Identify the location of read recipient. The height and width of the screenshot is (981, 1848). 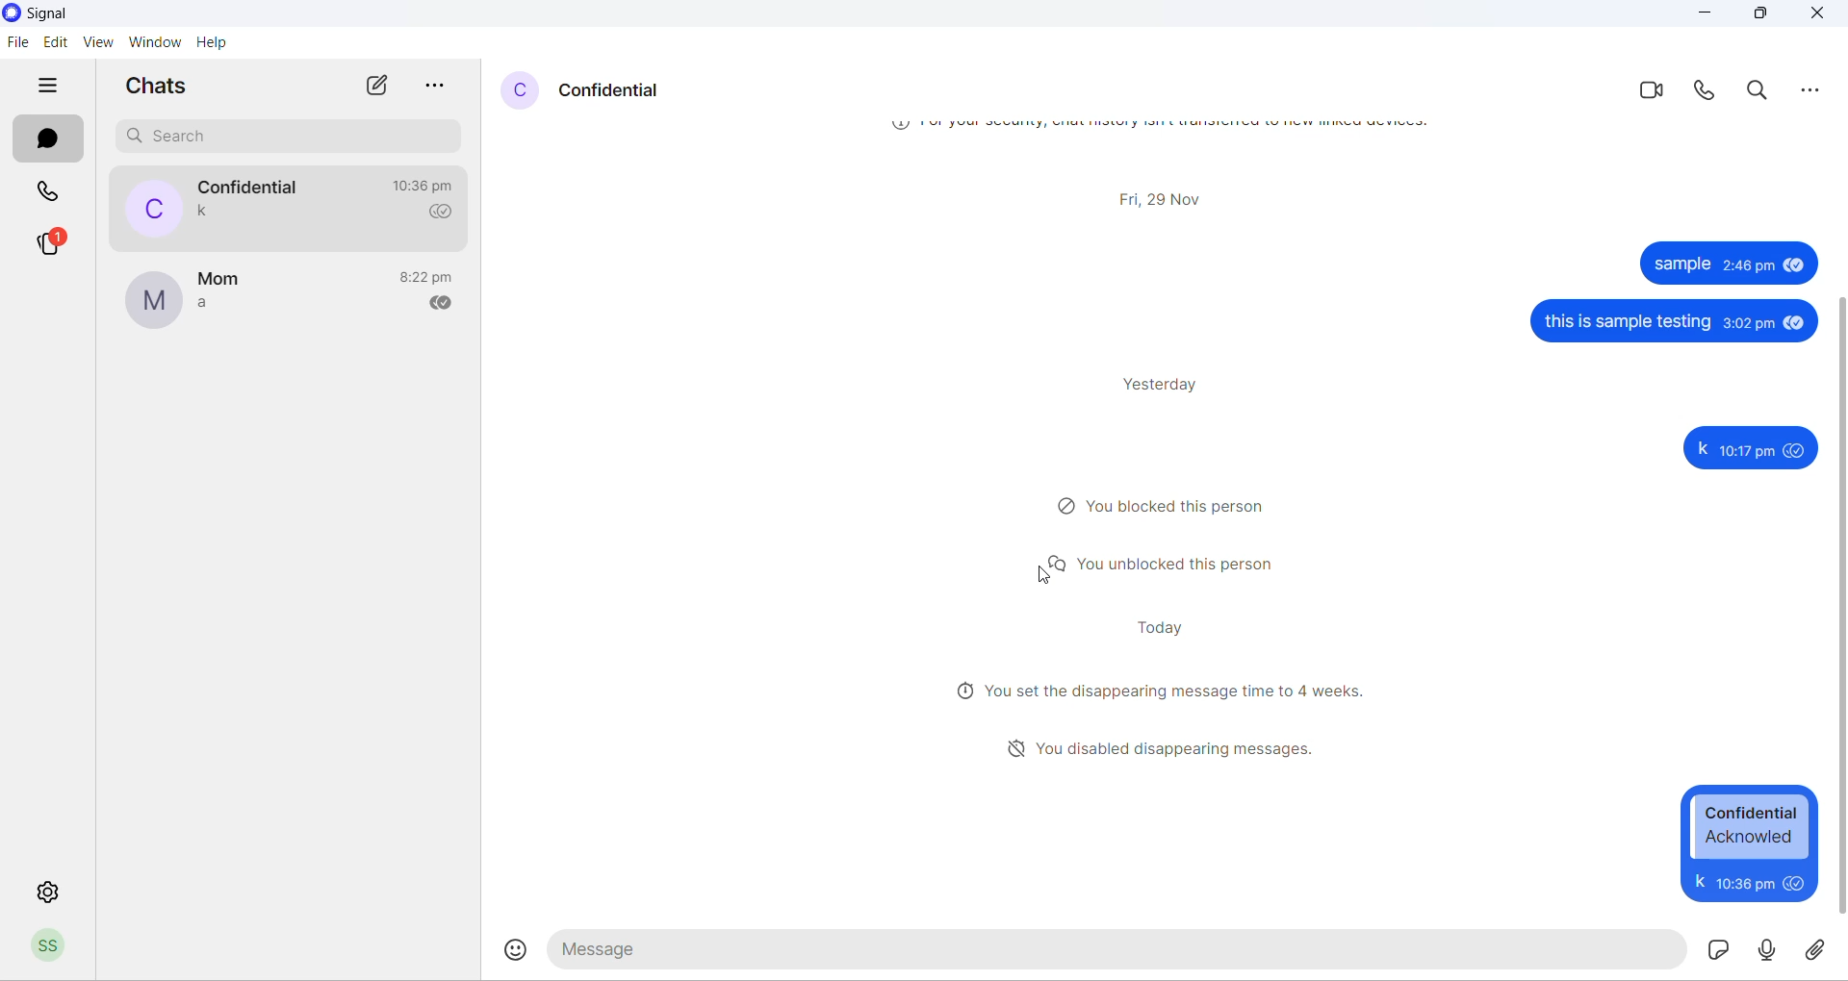
(446, 214).